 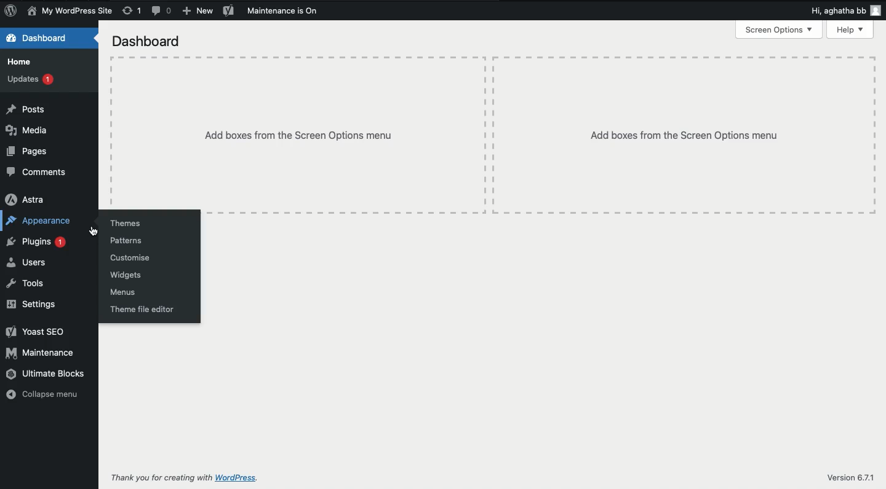 What do you see at coordinates (94, 230) in the screenshot?
I see `cursor` at bounding box center [94, 230].